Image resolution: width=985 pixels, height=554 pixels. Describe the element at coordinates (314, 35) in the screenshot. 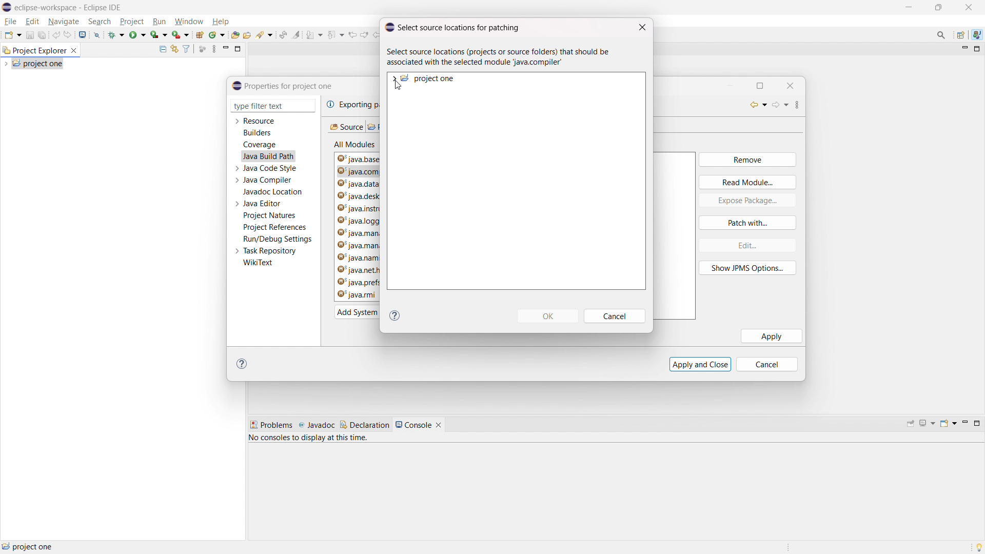

I see `next annotation` at that location.